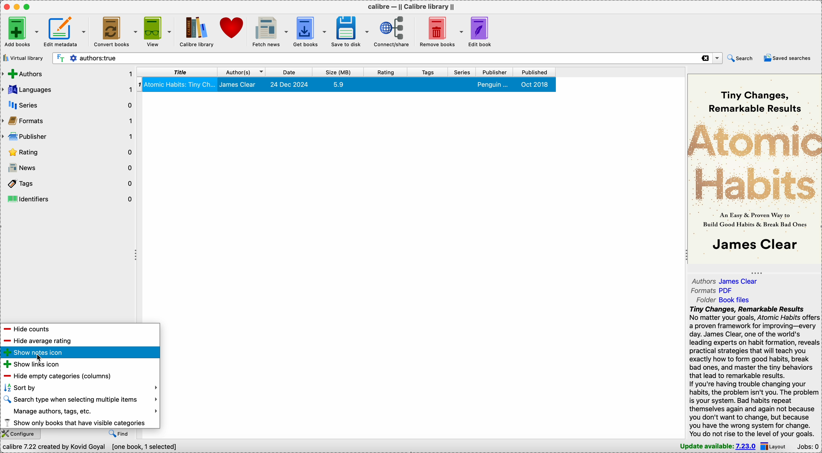 This screenshot has height=453, width=822. Describe the element at coordinates (717, 446) in the screenshot. I see `update available: 7.23.0` at that location.